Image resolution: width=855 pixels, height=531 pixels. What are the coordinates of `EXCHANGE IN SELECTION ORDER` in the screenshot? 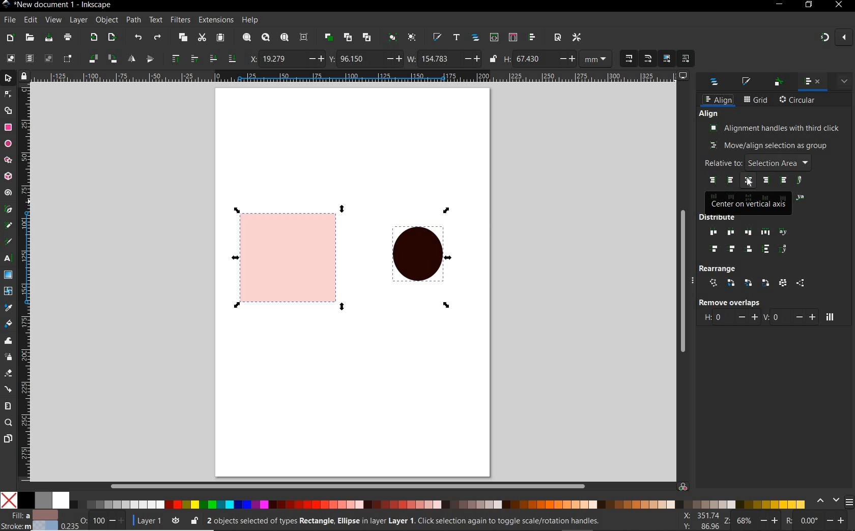 It's located at (731, 283).